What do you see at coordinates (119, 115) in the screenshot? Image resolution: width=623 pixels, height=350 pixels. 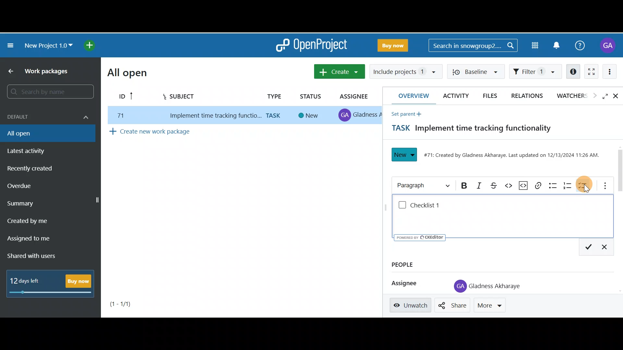 I see `77` at bounding box center [119, 115].